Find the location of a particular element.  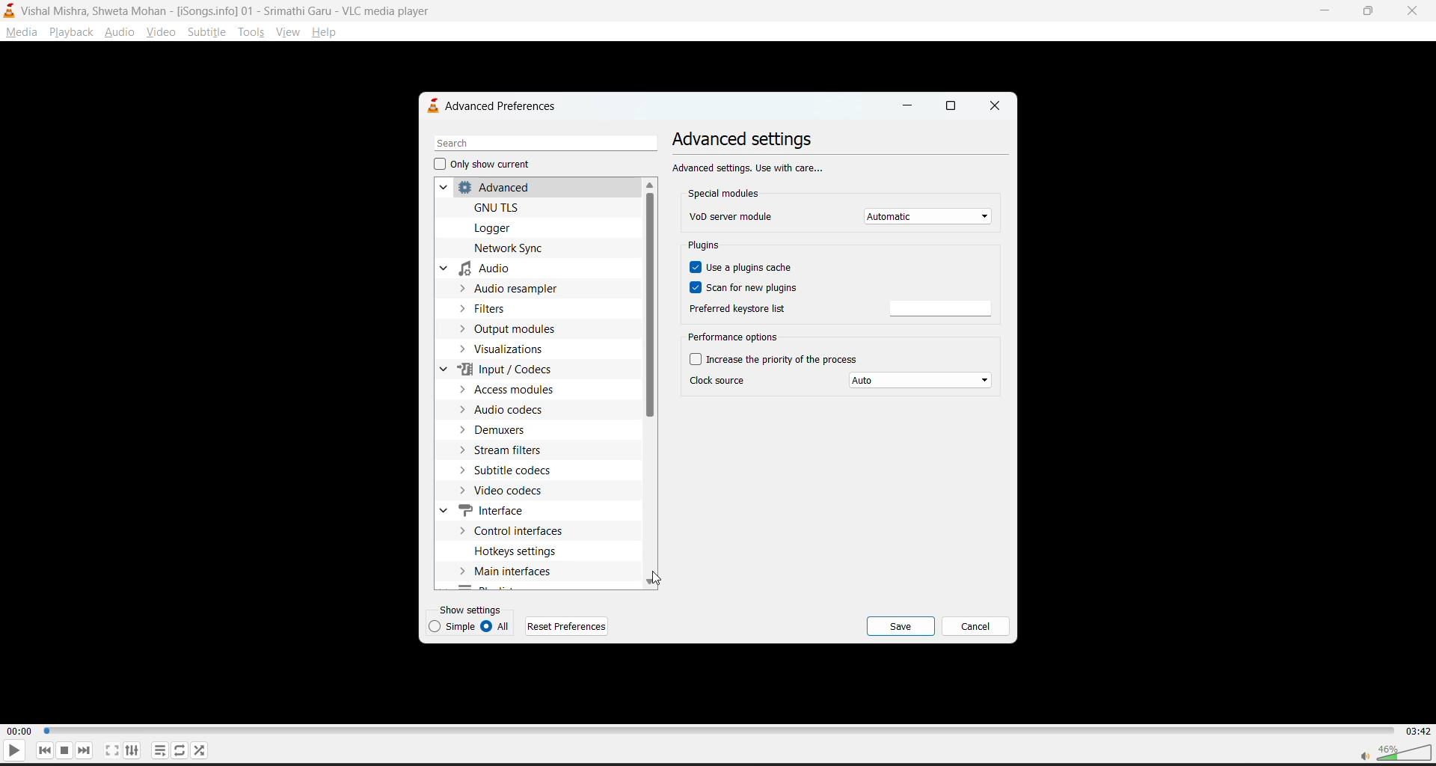

preferred keyword list is located at coordinates (736, 310).